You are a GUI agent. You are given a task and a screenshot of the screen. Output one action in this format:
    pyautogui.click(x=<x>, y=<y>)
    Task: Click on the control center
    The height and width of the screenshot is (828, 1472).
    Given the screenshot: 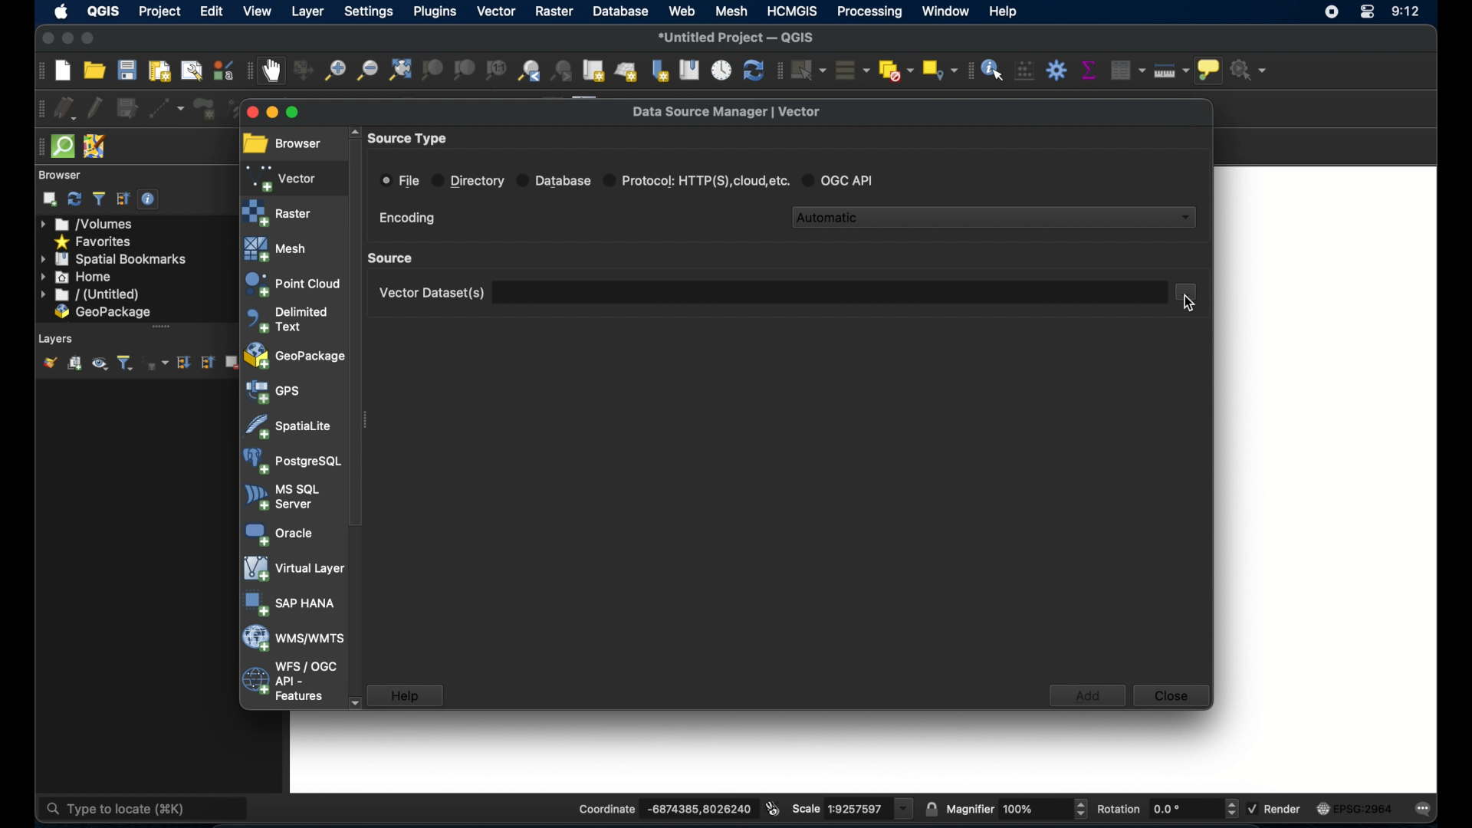 What is the action you would take?
    pyautogui.click(x=1367, y=15)
    